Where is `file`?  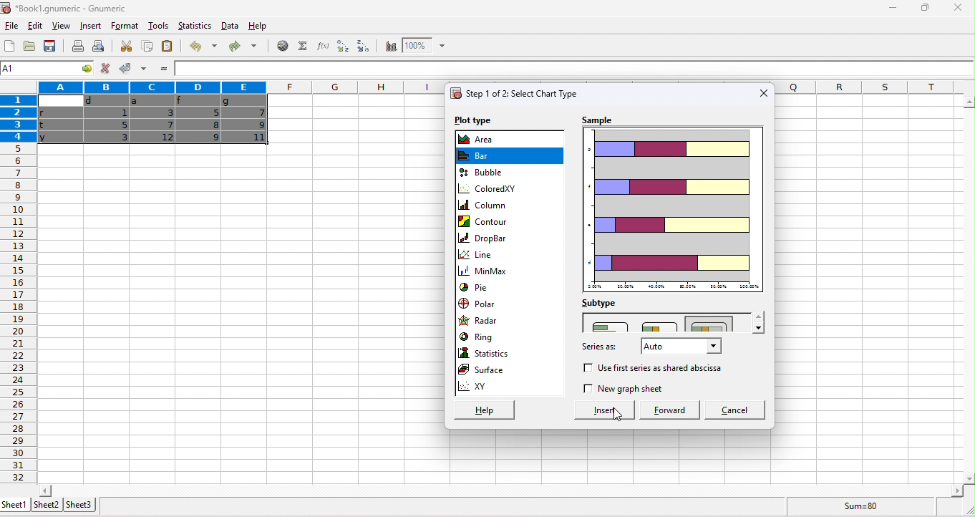 file is located at coordinates (10, 26).